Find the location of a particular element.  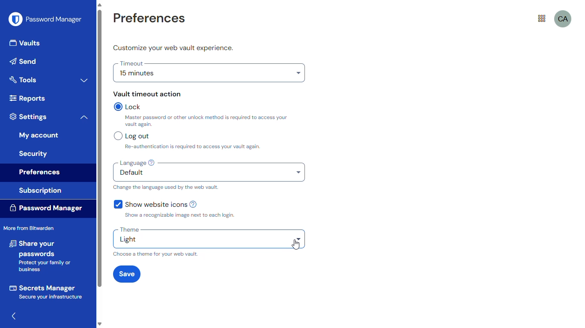

15 minutes is located at coordinates (209, 75).